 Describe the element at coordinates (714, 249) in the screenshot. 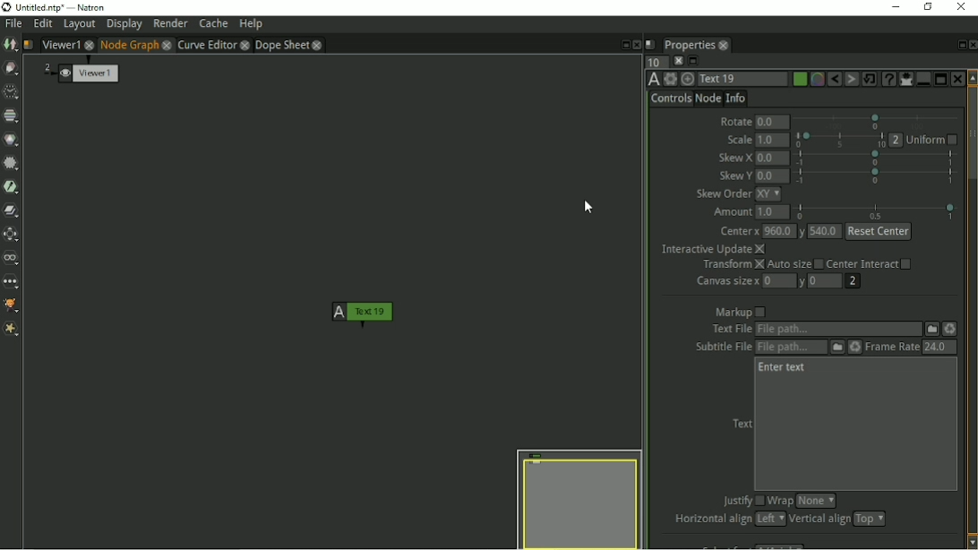

I see `Interactive Update` at that location.